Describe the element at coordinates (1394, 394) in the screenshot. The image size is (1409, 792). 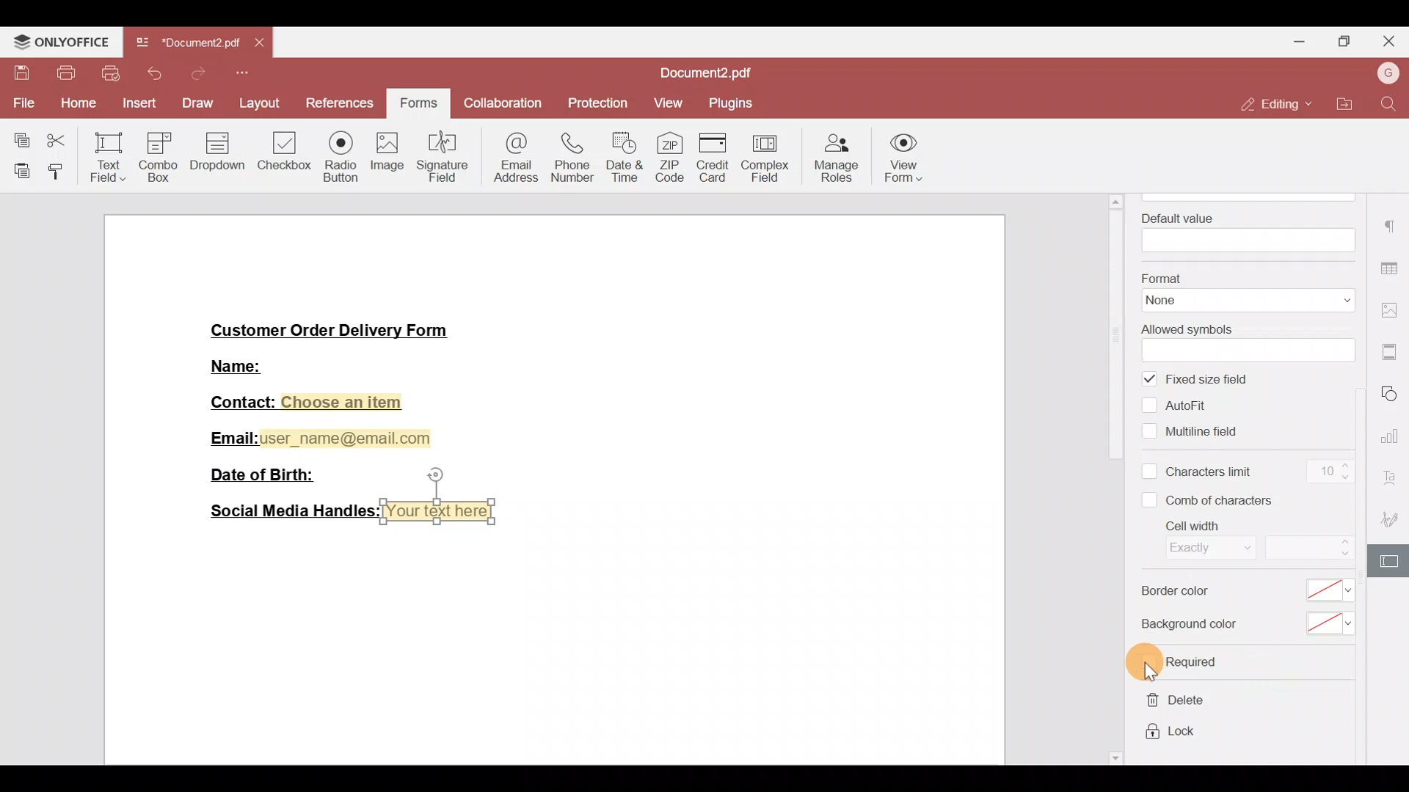
I see `Shapes settings` at that location.